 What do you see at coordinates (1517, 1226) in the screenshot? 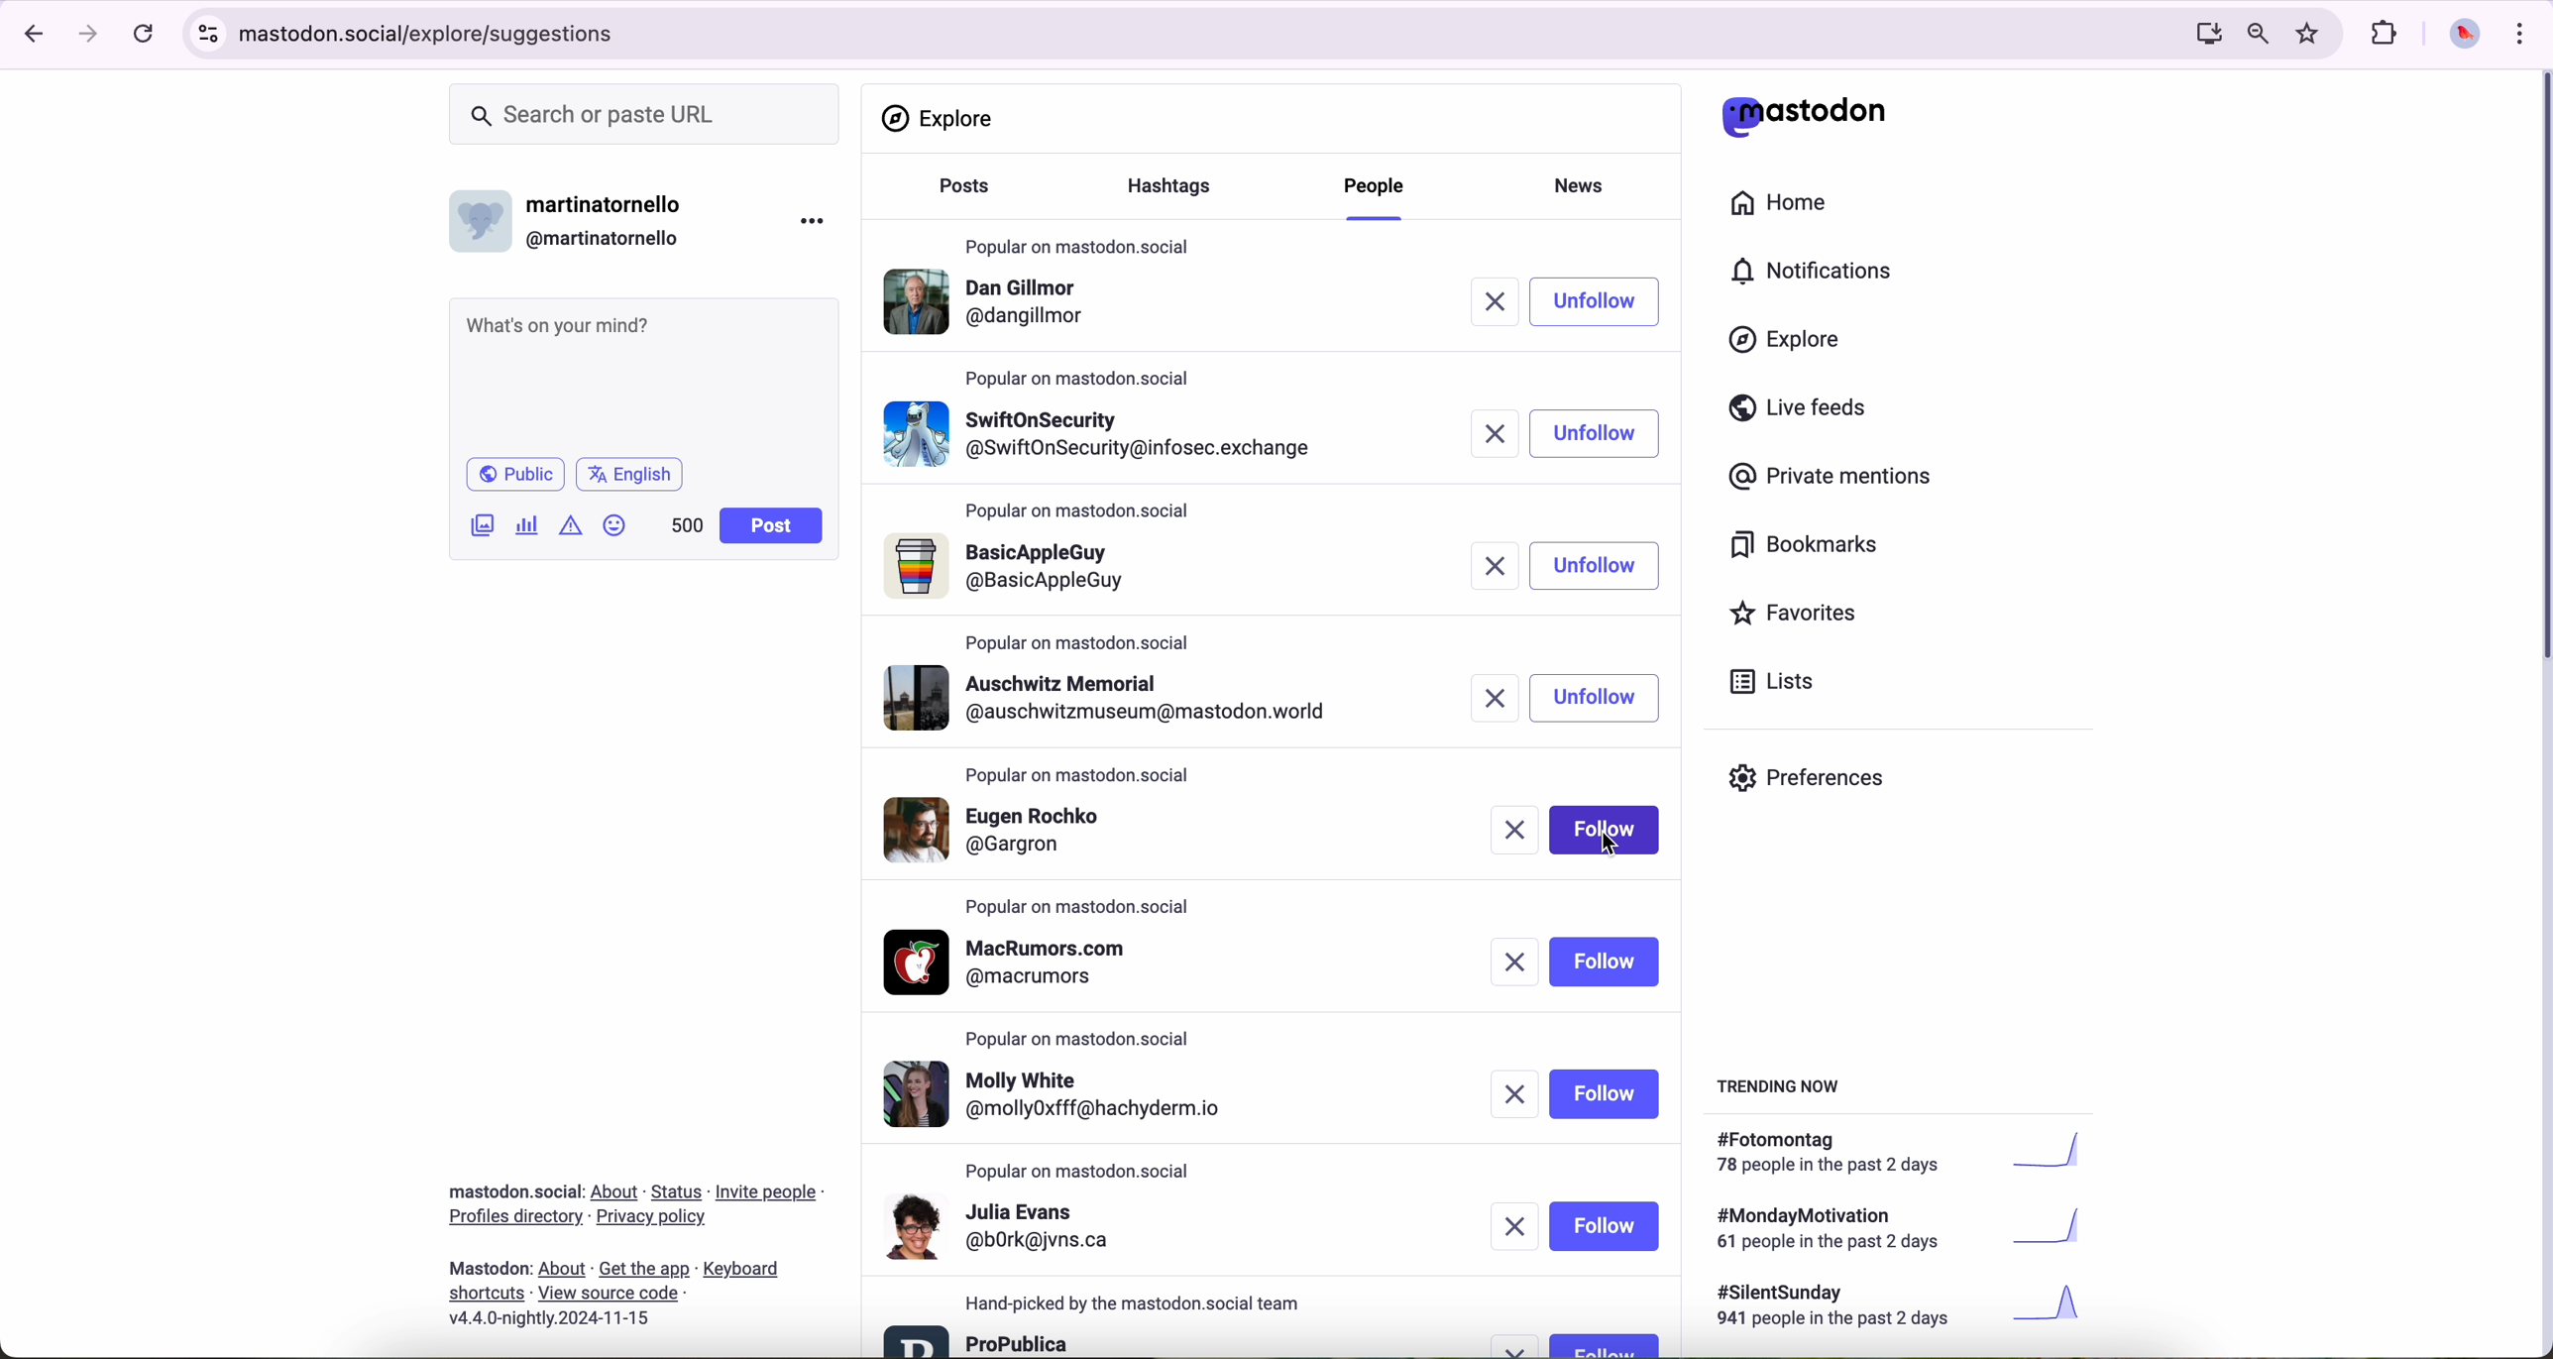
I see `remove` at bounding box center [1517, 1226].